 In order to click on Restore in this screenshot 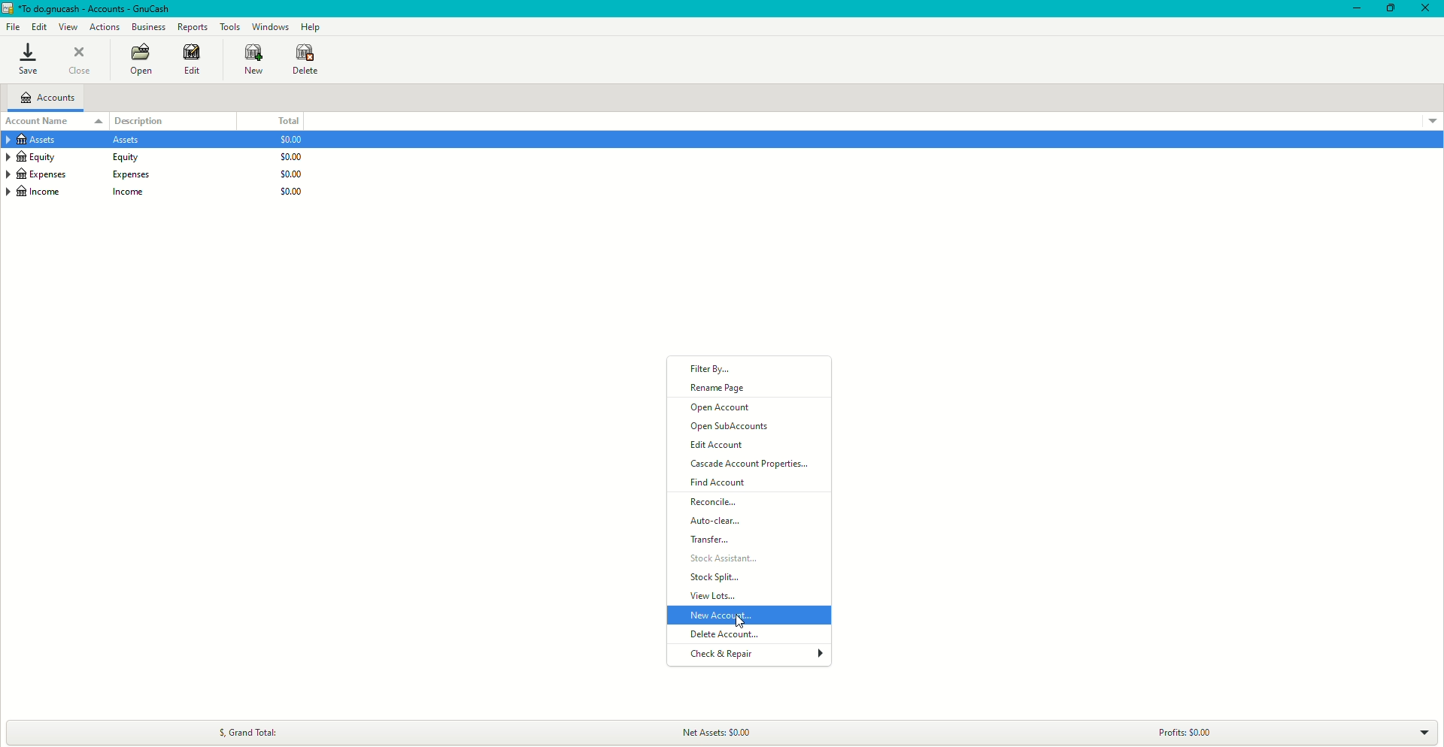, I will do `click(1389, 8)`.